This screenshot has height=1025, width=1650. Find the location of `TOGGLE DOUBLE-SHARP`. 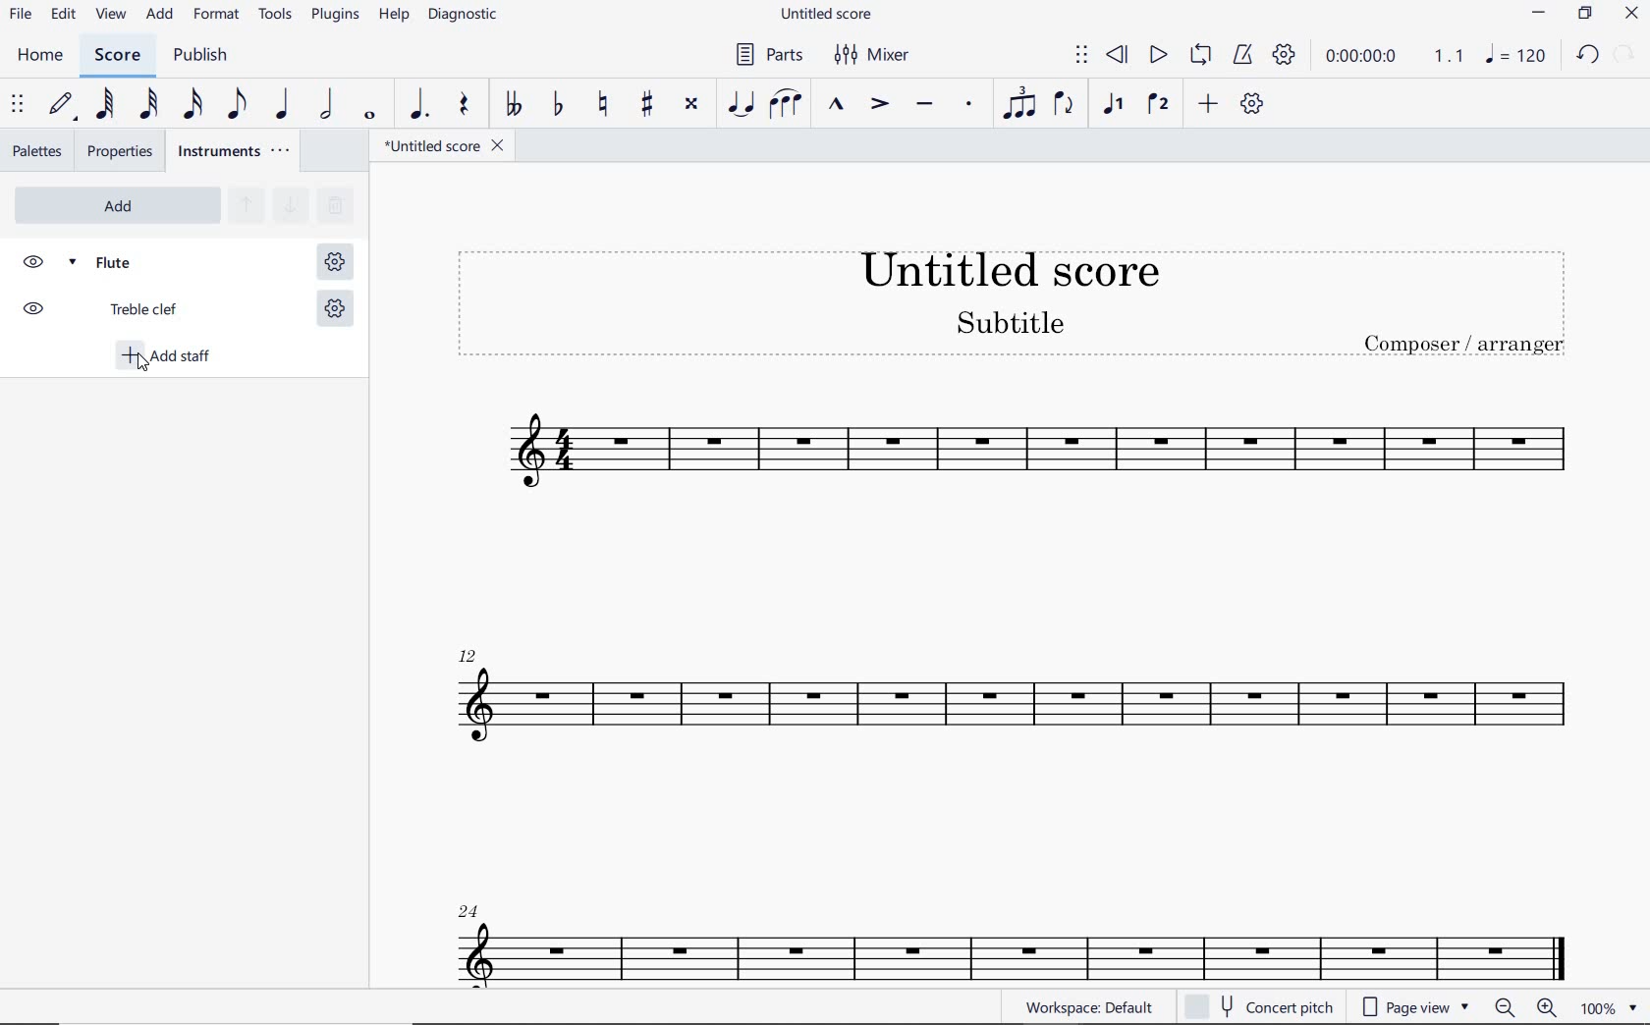

TOGGLE DOUBLE-SHARP is located at coordinates (693, 105).